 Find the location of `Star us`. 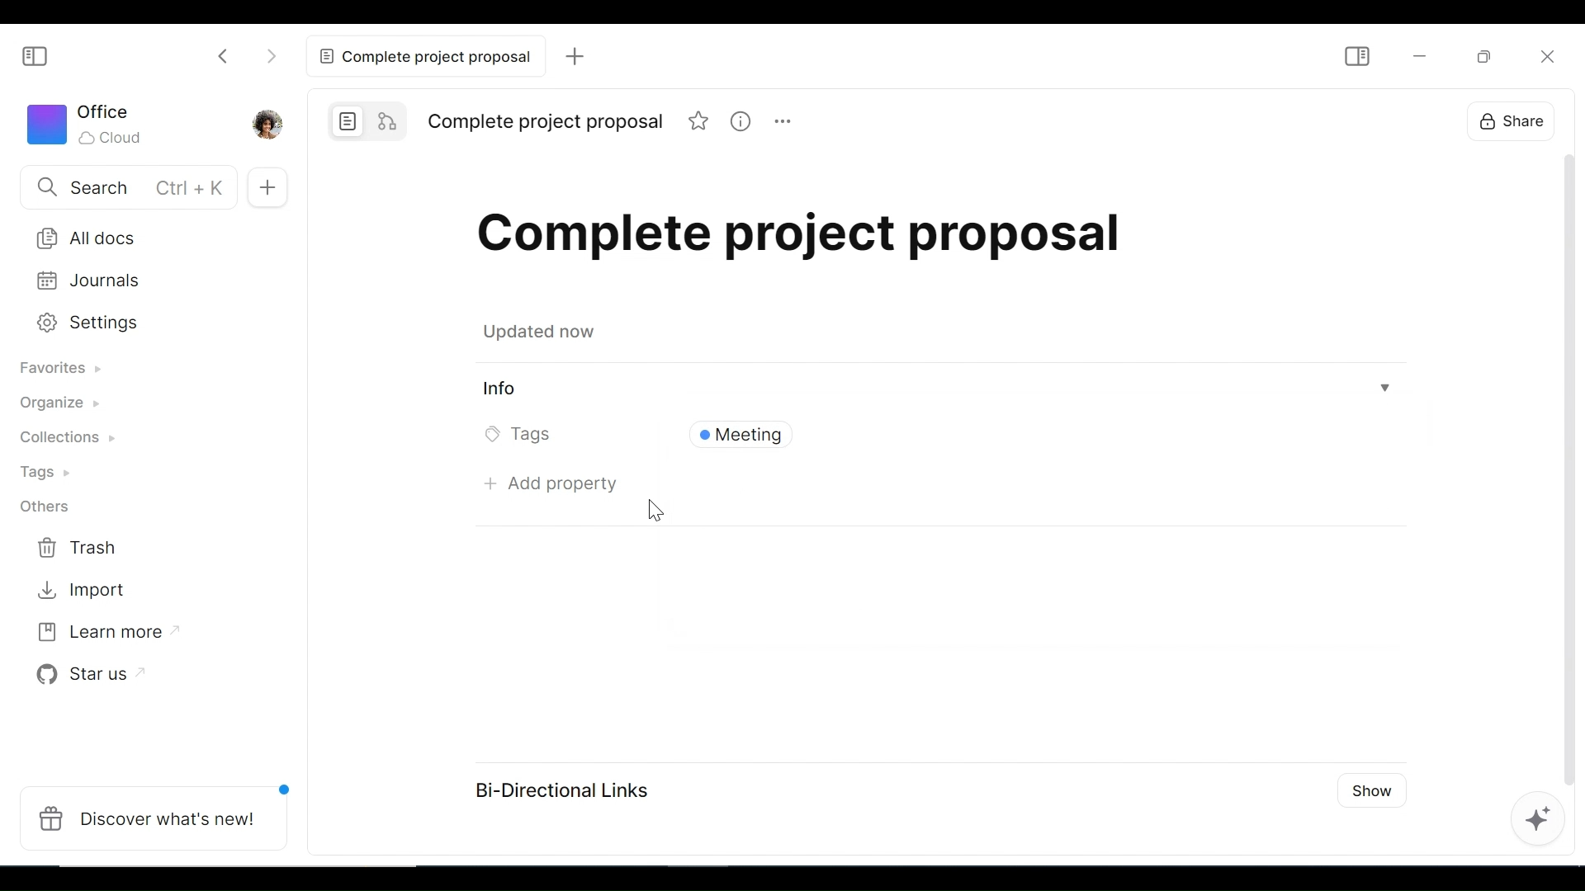

Star us is located at coordinates (91, 672).